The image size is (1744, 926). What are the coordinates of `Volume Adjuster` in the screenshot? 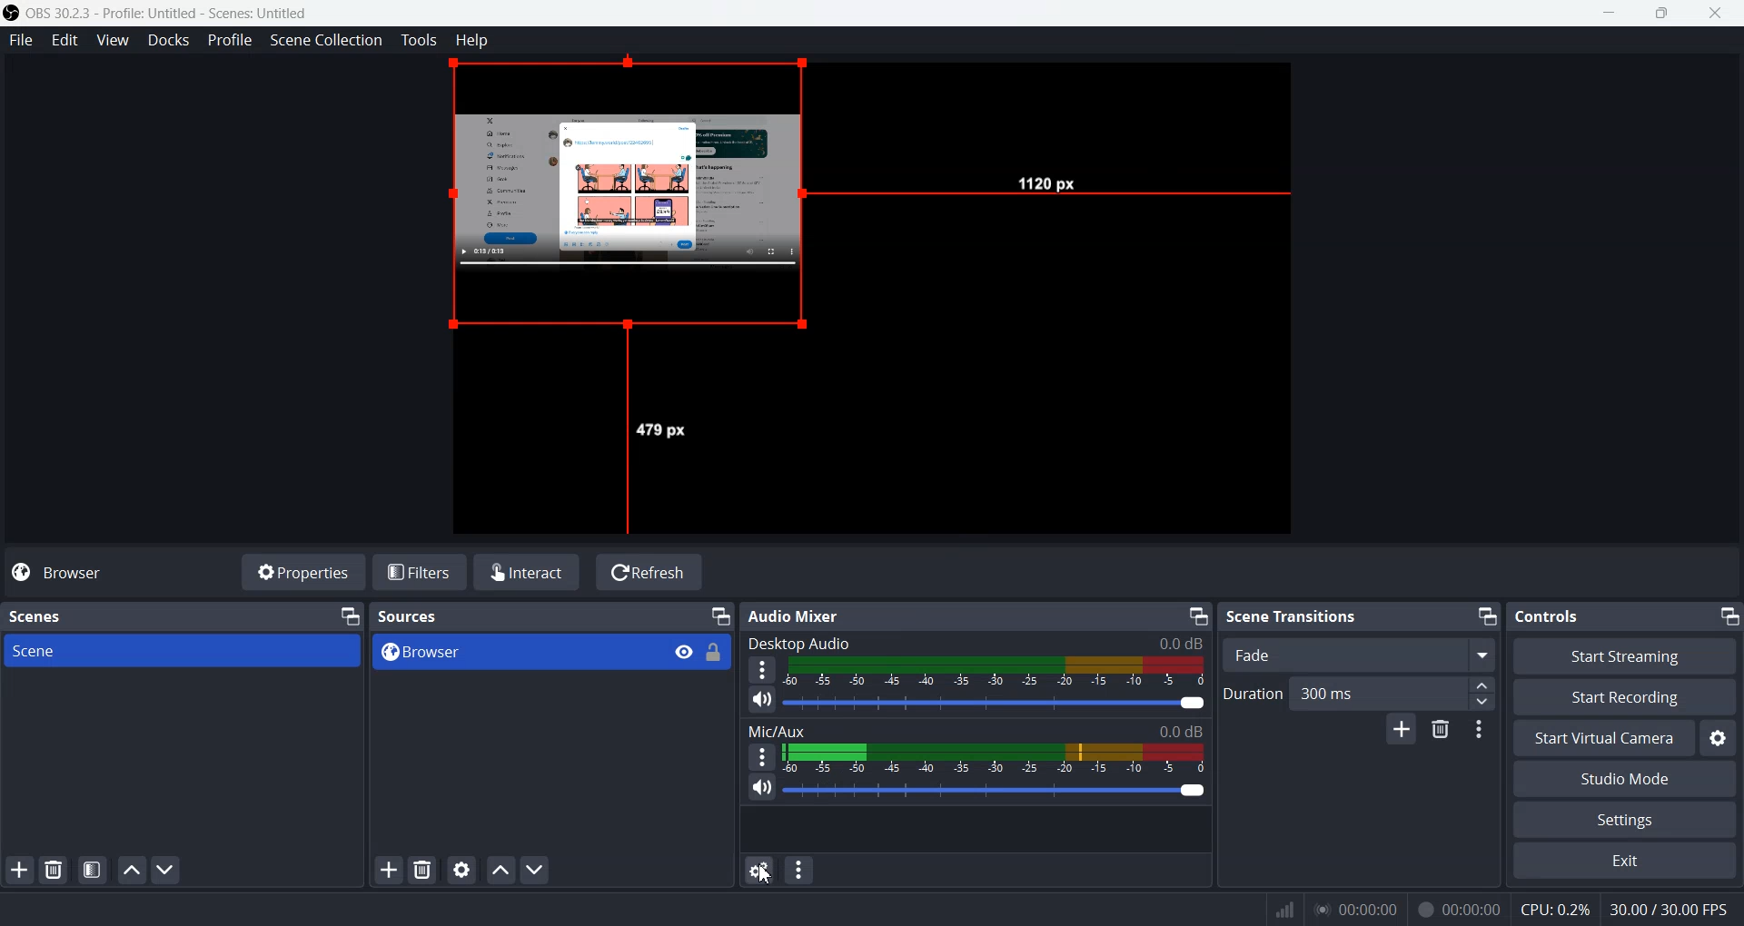 It's located at (994, 790).